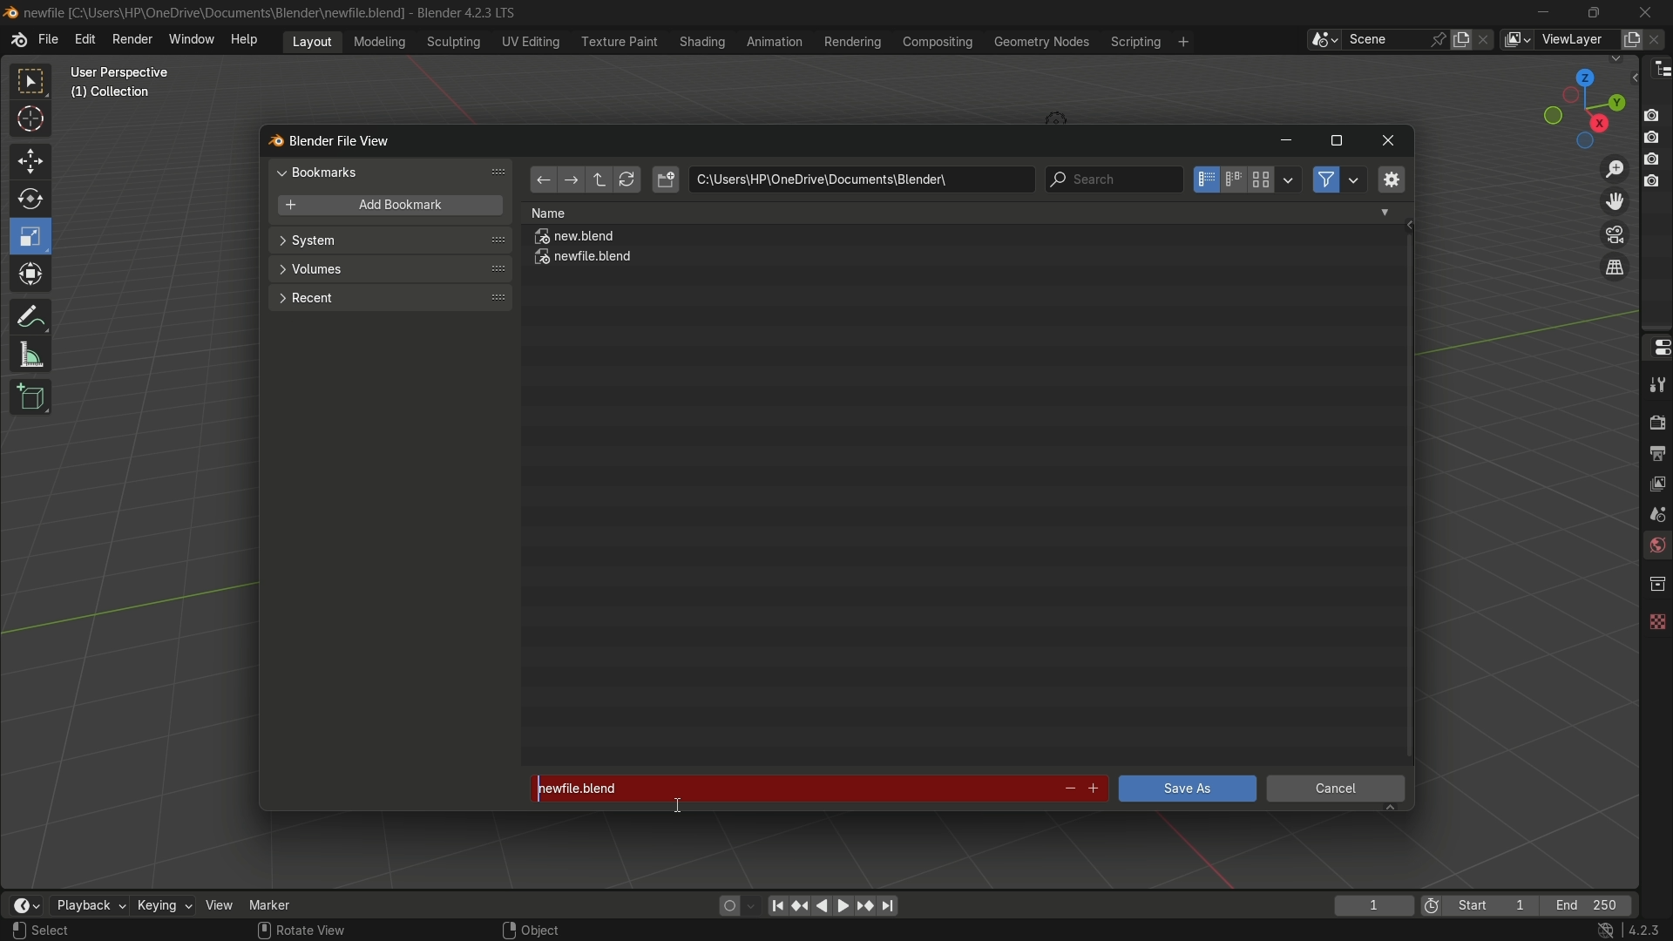 The height and width of the screenshot is (941, 1673). What do you see at coordinates (1654, 420) in the screenshot?
I see `render` at bounding box center [1654, 420].